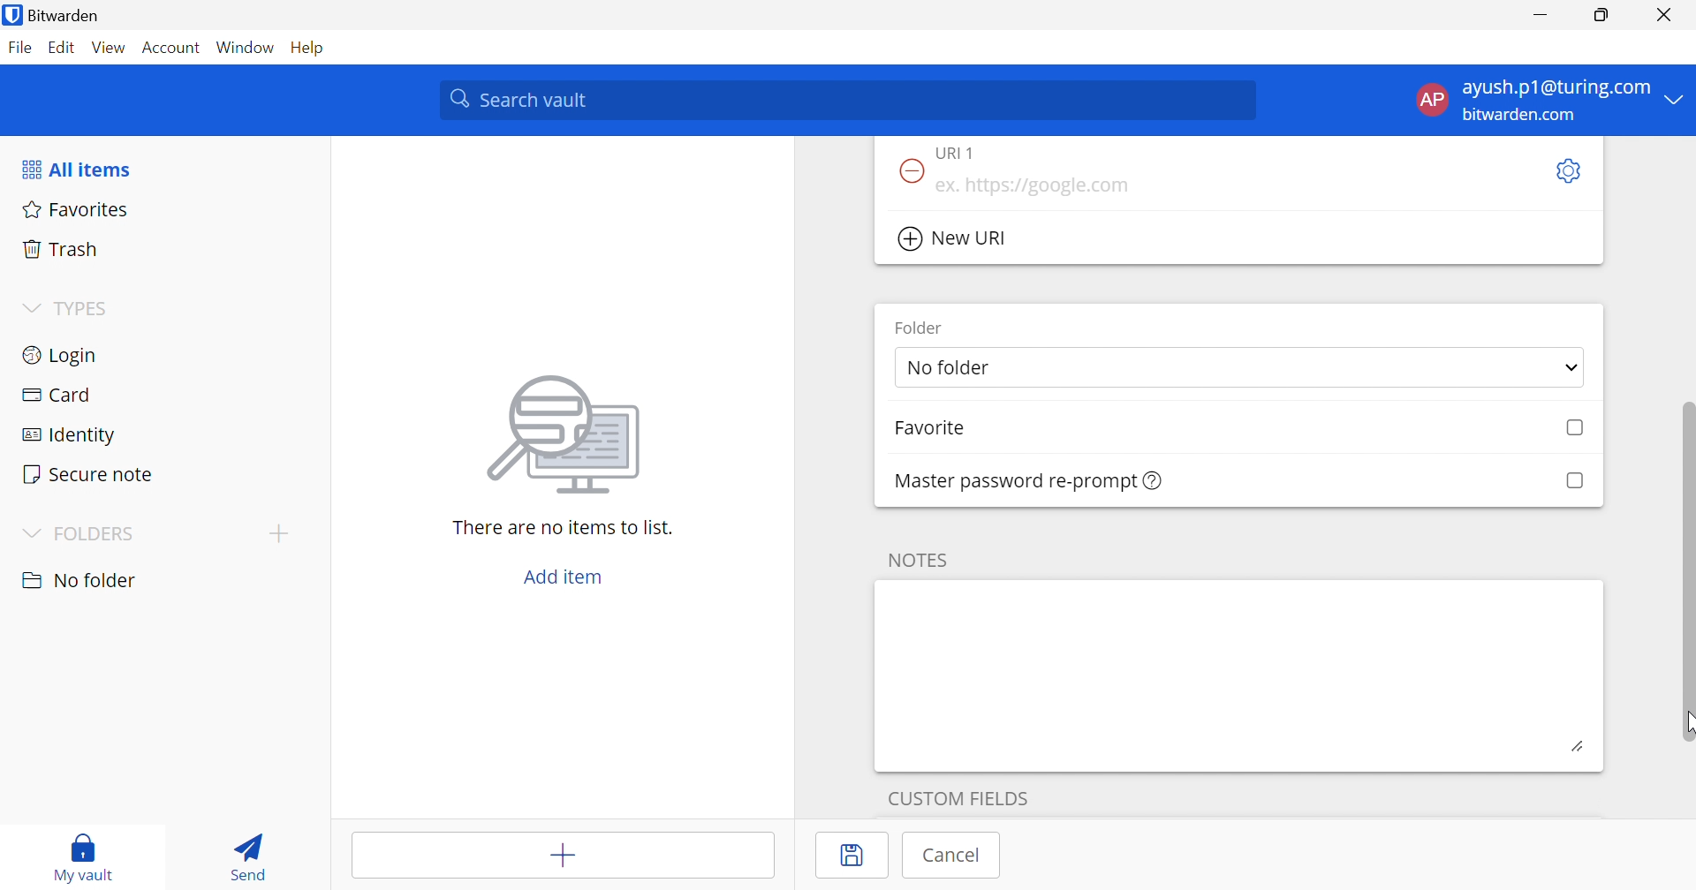 The image size is (1696, 890). What do you see at coordinates (966, 152) in the screenshot?
I see `URI 1` at bounding box center [966, 152].